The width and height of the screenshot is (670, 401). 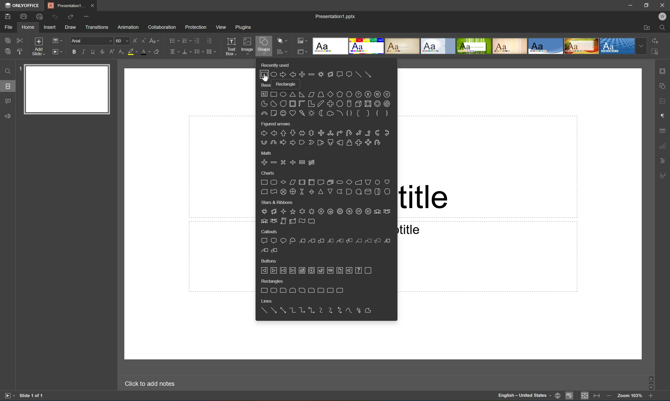 What do you see at coordinates (568, 397) in the screenshot?
I see `Spell checking` at bounding box center [568, 397].